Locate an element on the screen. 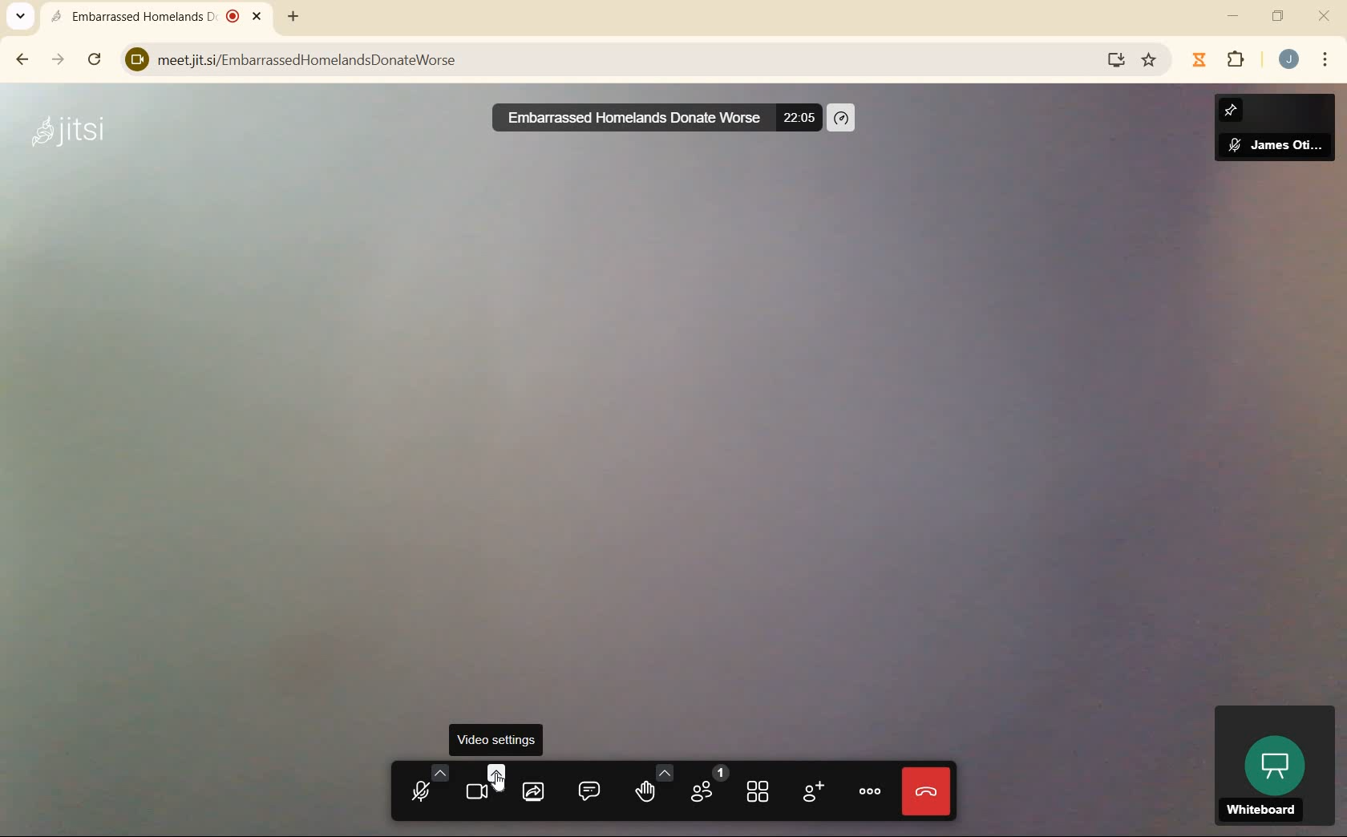  back is located at coordinates (23, 59).